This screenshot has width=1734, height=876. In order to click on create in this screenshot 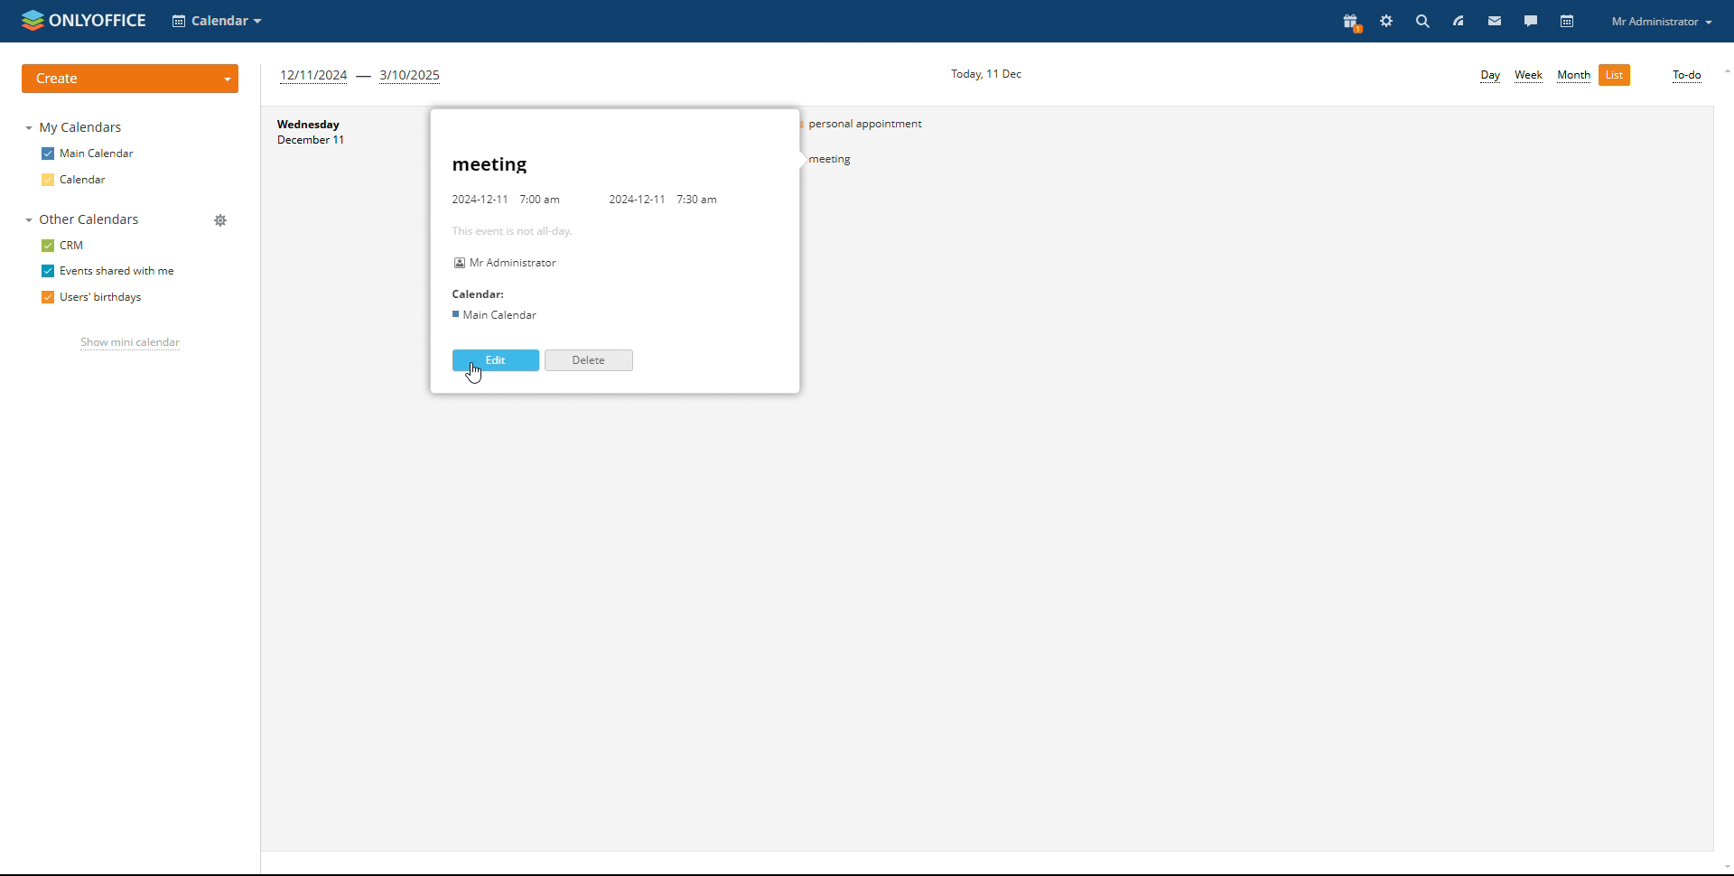, I will do `click(130, 79)`.